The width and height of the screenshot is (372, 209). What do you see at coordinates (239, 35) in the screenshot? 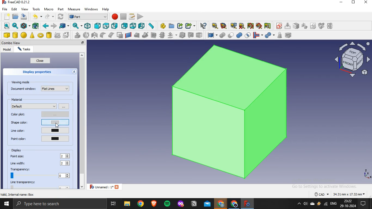
I see `union` at bounding box center [239, 35].